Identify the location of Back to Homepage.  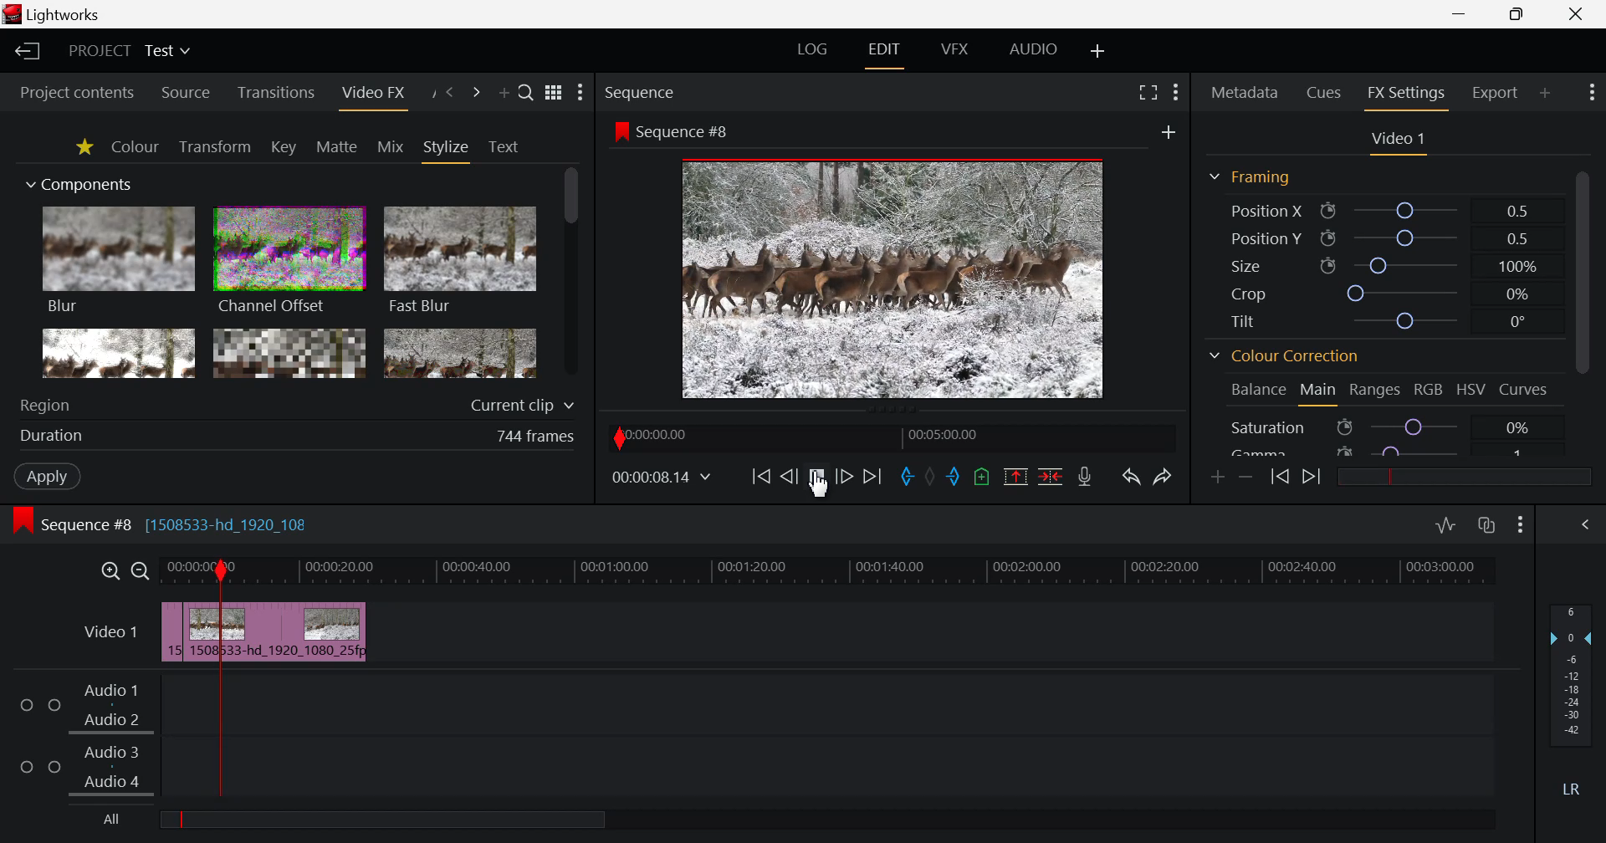
(27, 52).